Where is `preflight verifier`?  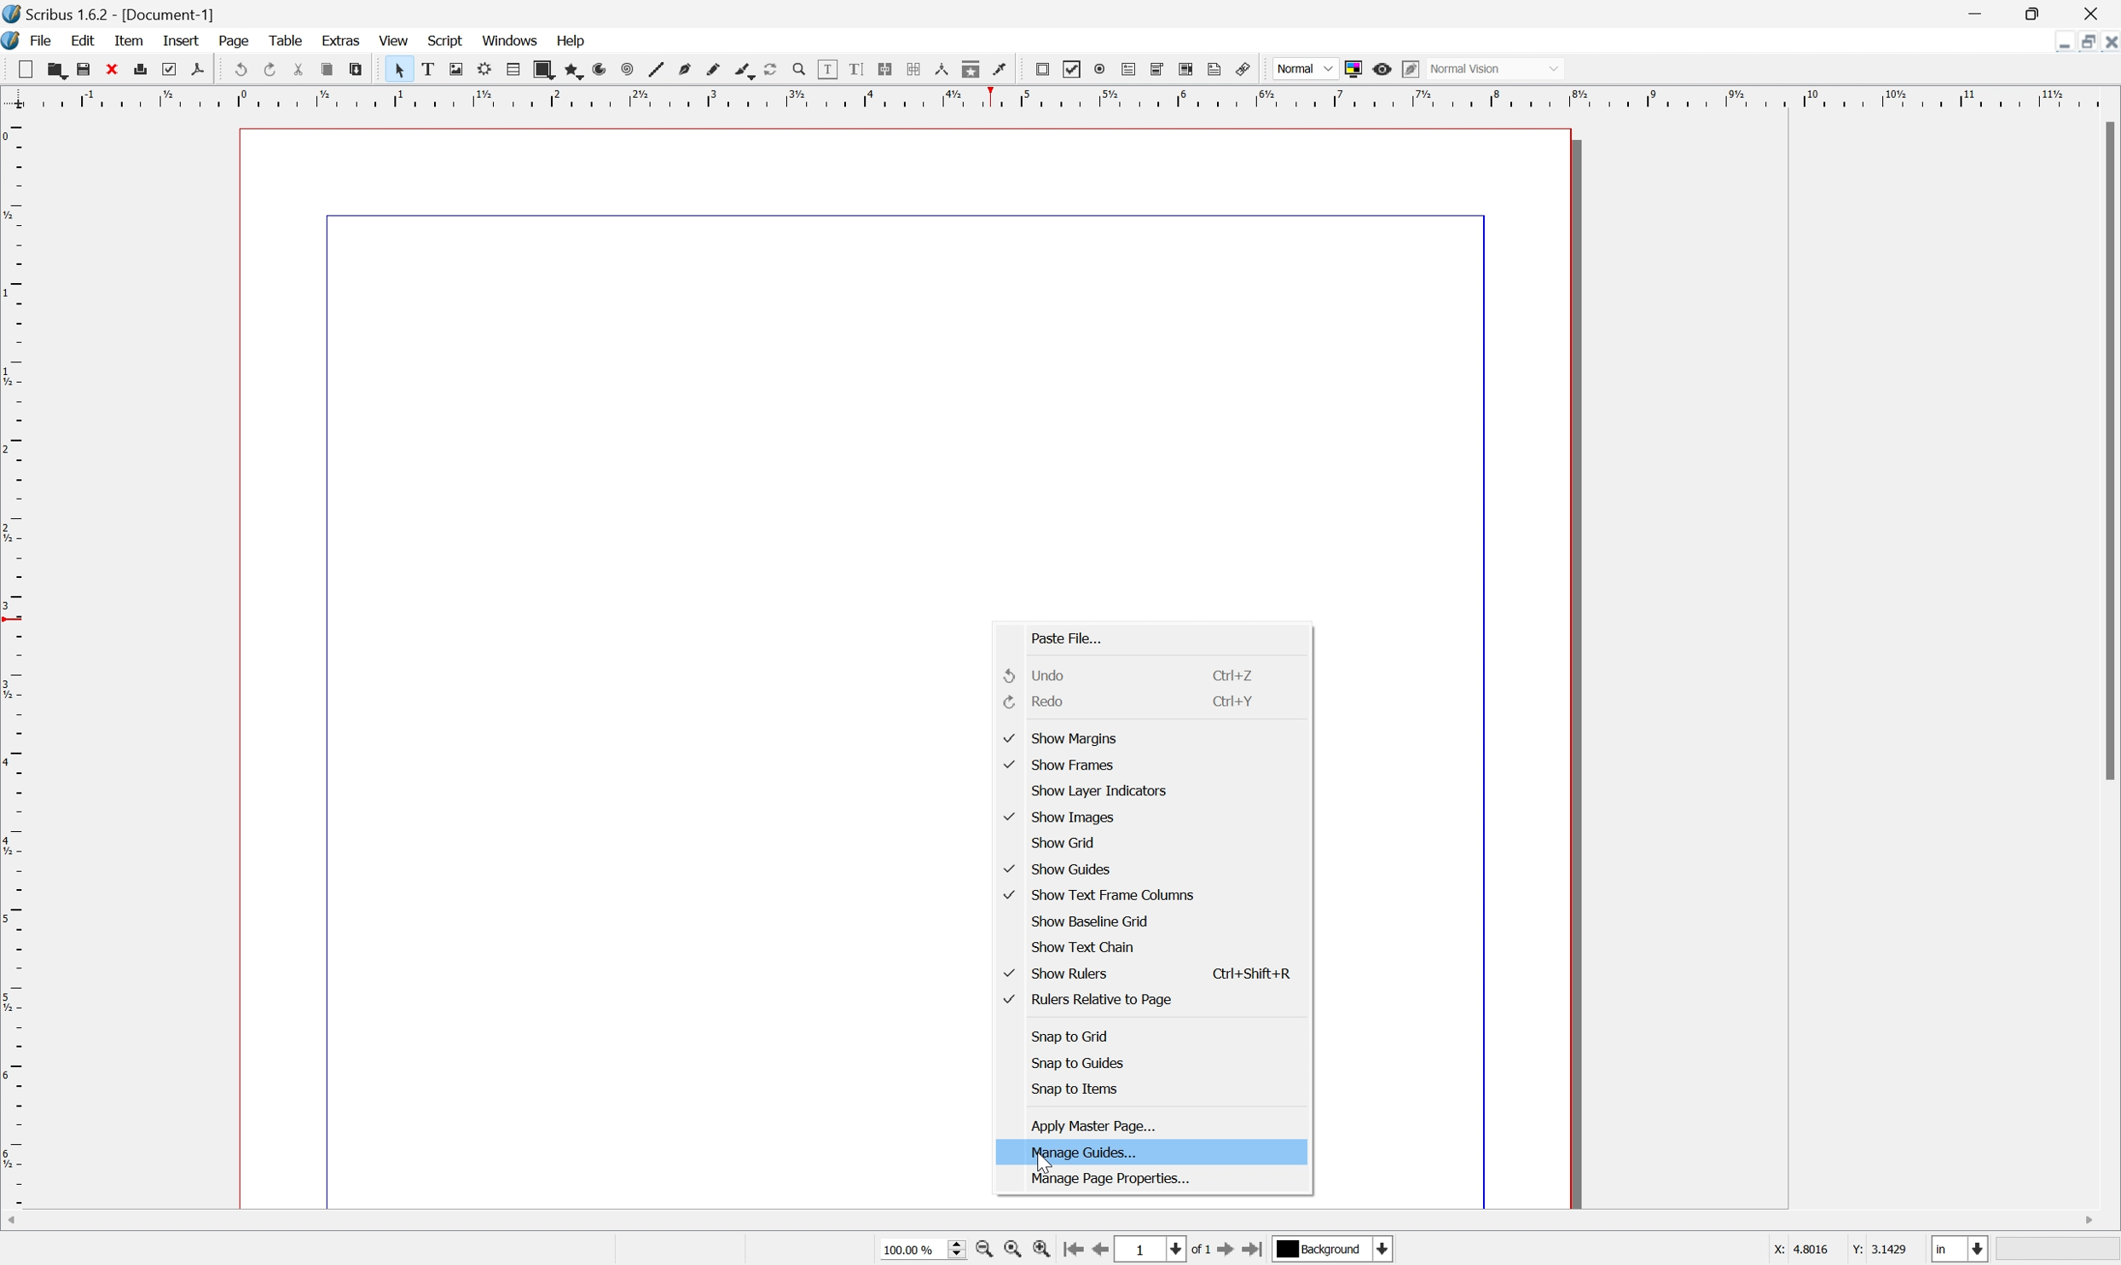
preflight verifier is located at coordinates (177, 70).